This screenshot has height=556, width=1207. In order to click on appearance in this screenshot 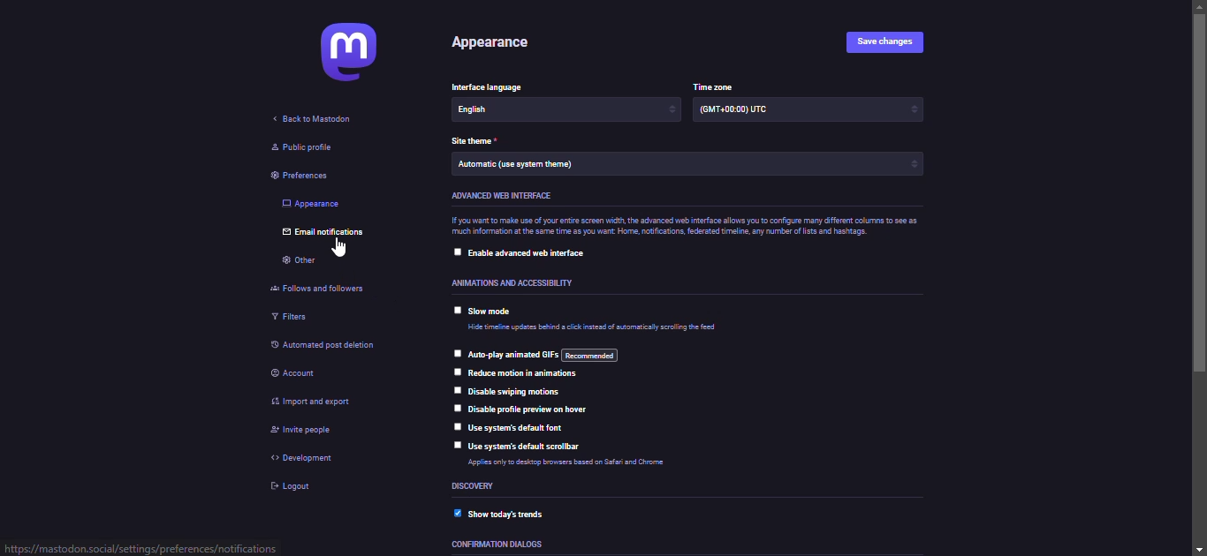, I will do `click(490, 41)`.